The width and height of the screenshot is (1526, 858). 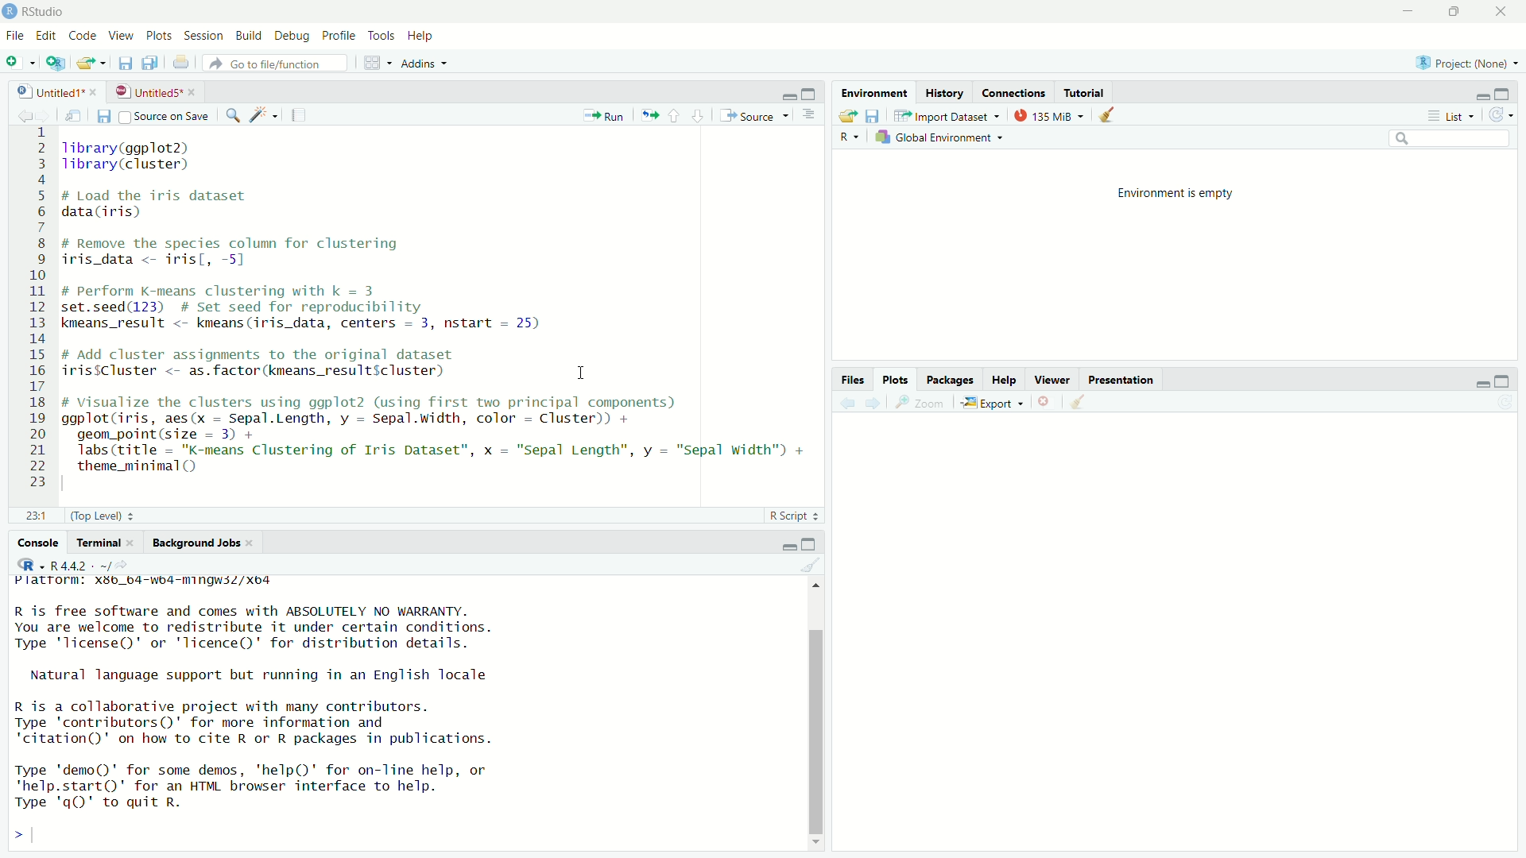 What do you see at coordinates (35, 310) in the screenshot?
I see `serial number` at bounding box center [35, 310].